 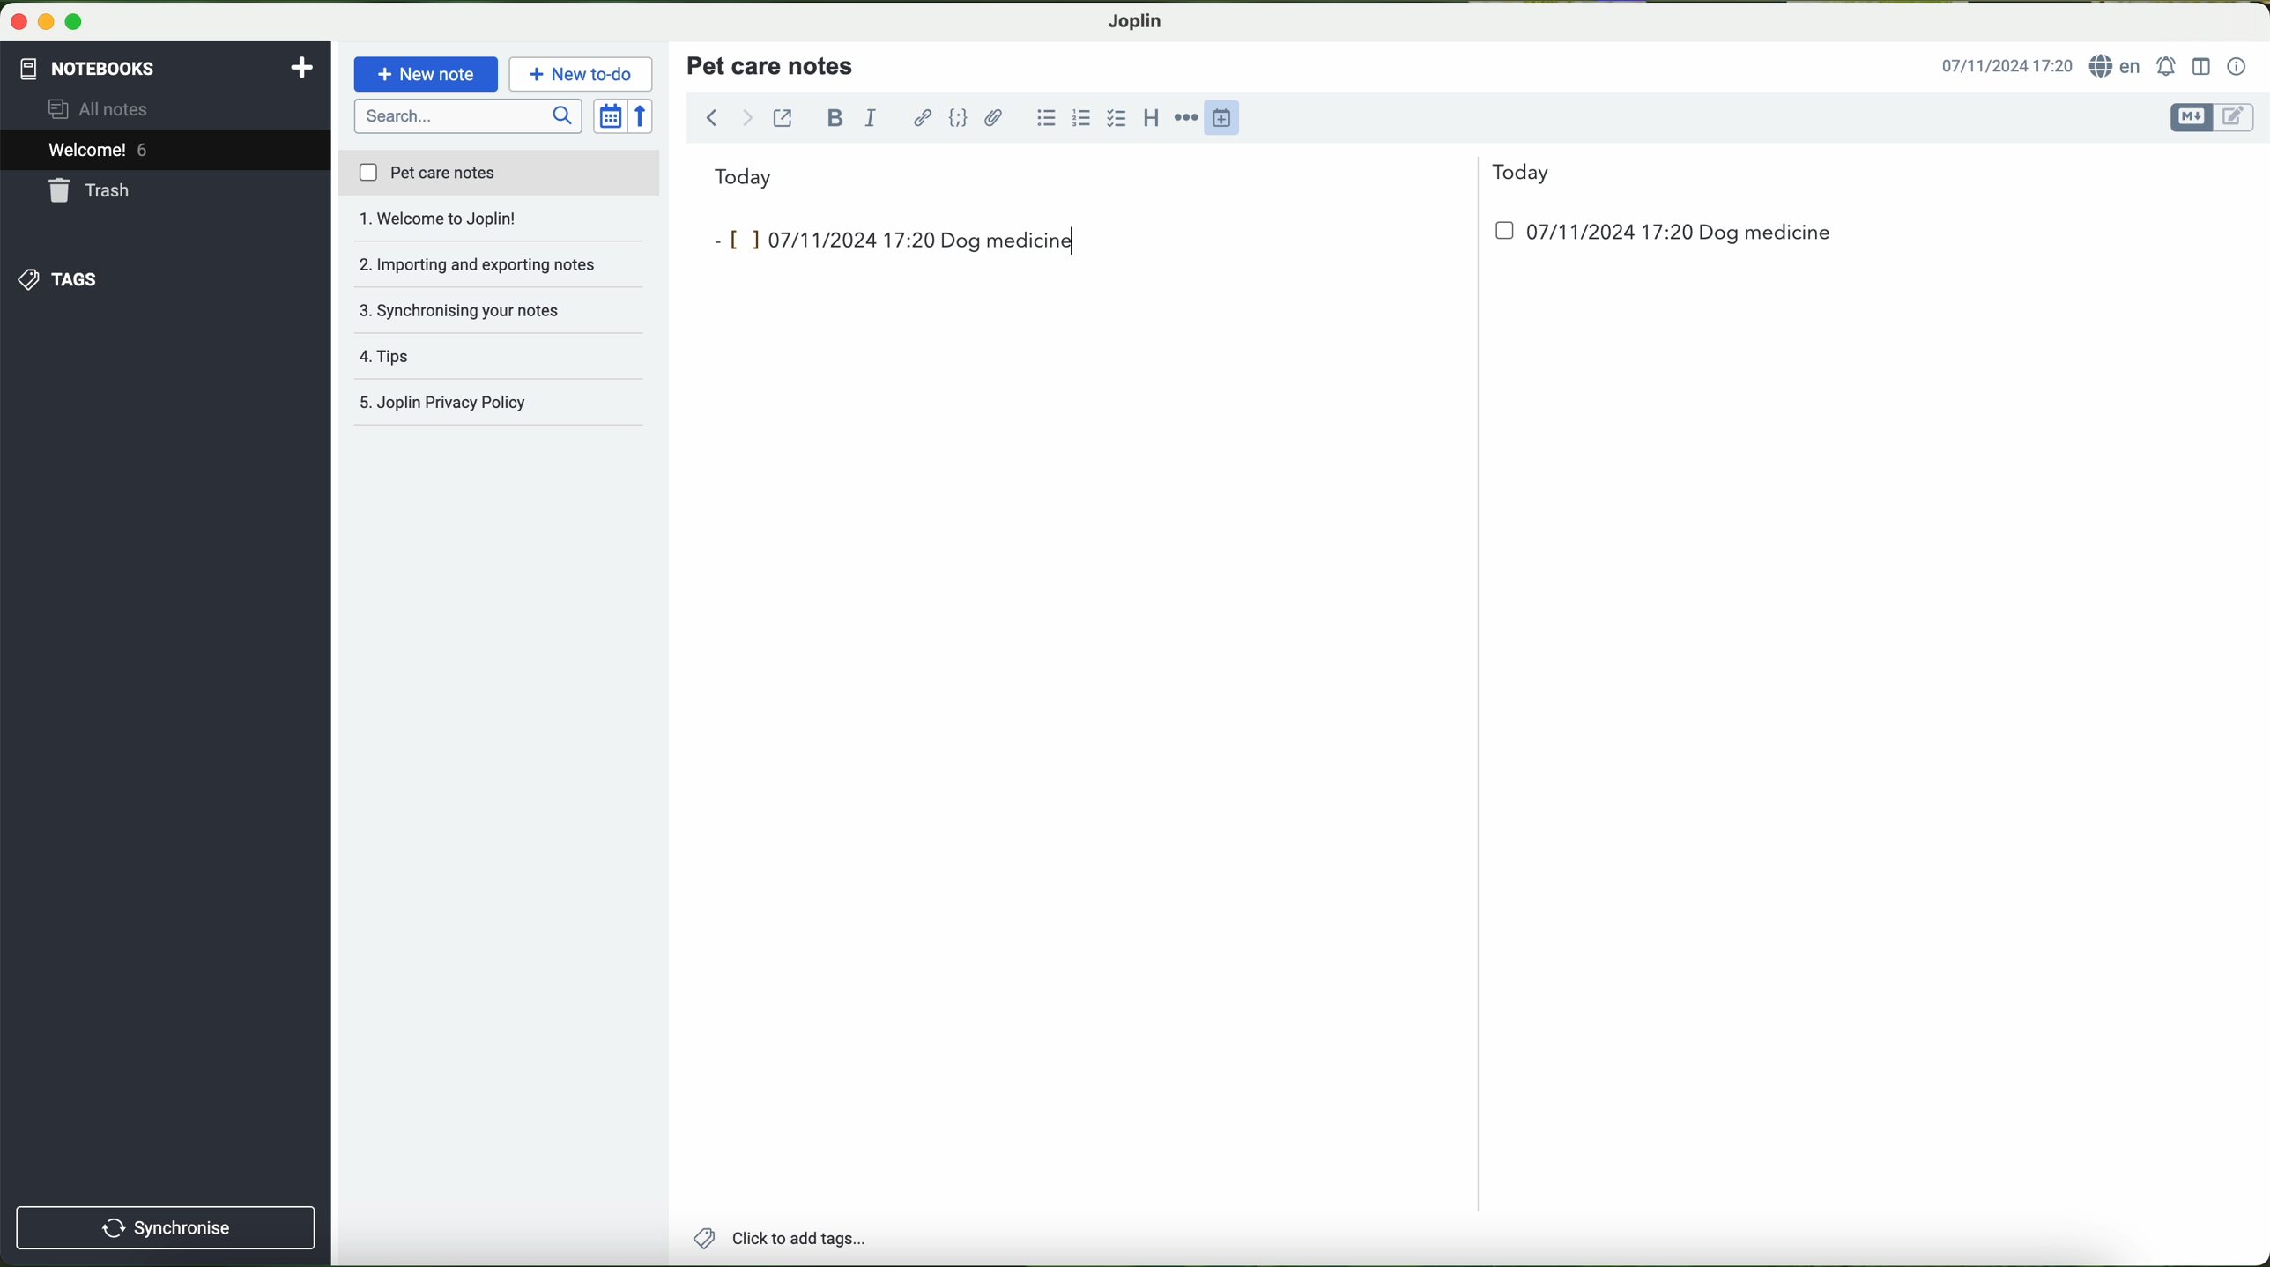 What do you see at coordinates (2237, 67) in the screenshot?
I see `note properties` at bounding box center [2237, 67].